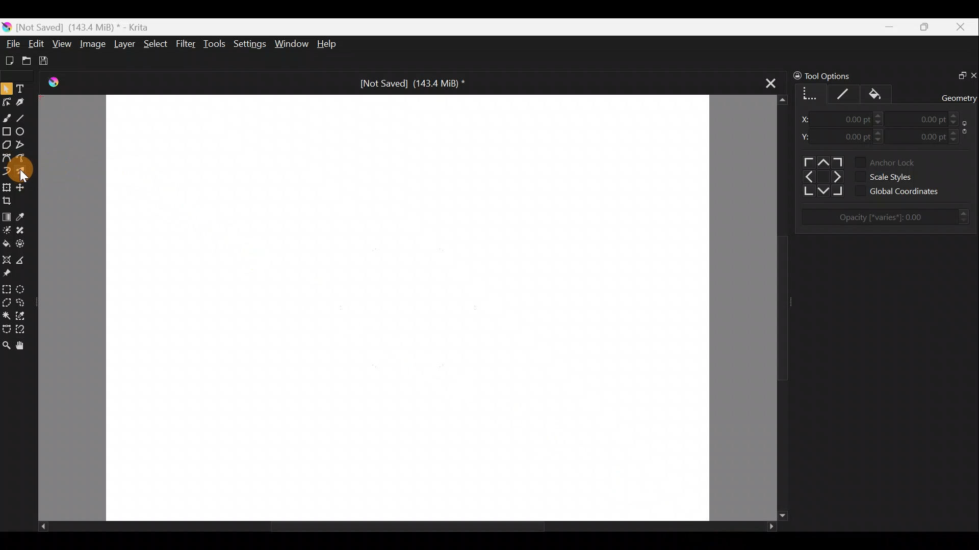 Image resolution: width=979 pixels, height=550 pixels. What do you see at coordinates (22, 315) in the screenshot?
I see `Similar color selection tool` at bounding box center [22, 315].